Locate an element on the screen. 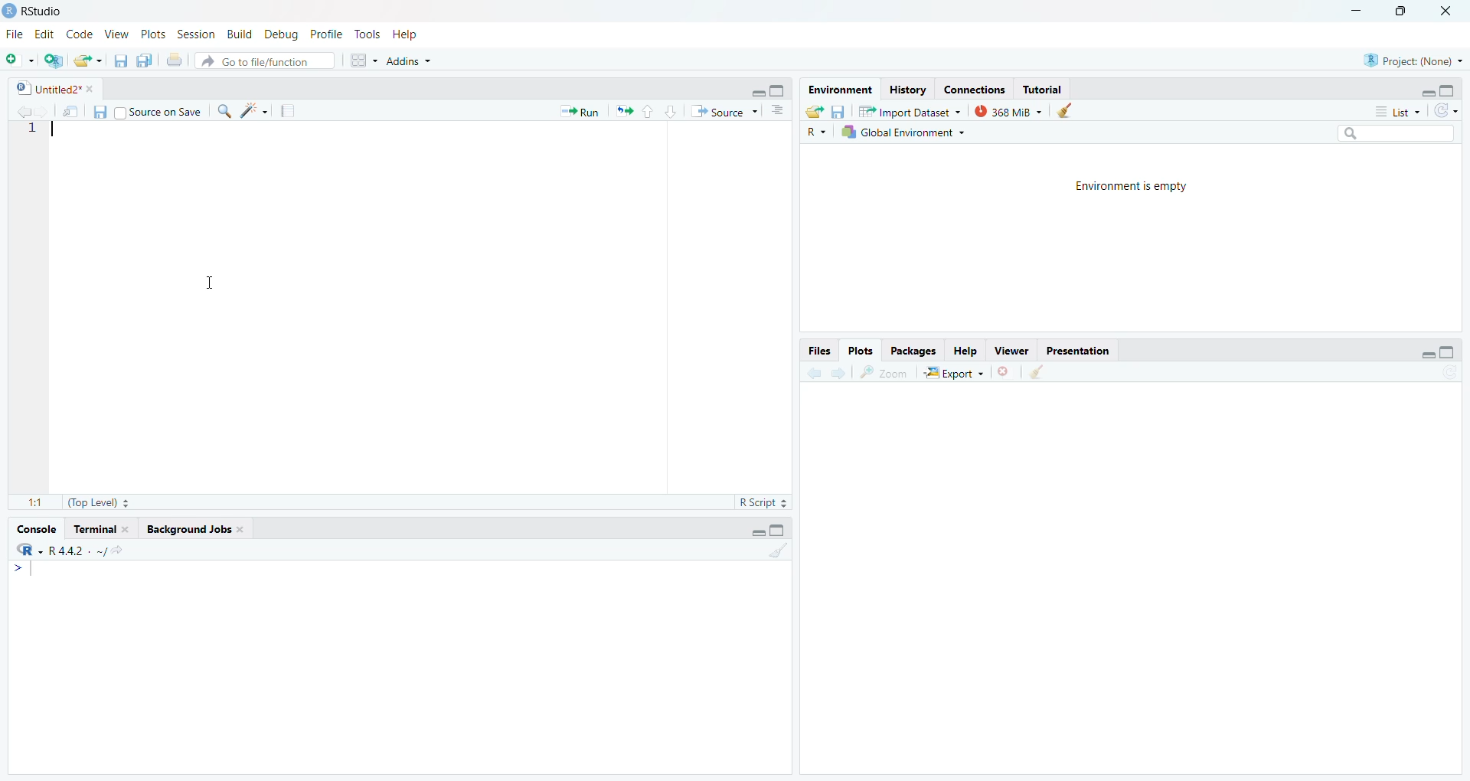 This screenshot has width=1470, height=781. refresh is located at coordinates (1449, 113).